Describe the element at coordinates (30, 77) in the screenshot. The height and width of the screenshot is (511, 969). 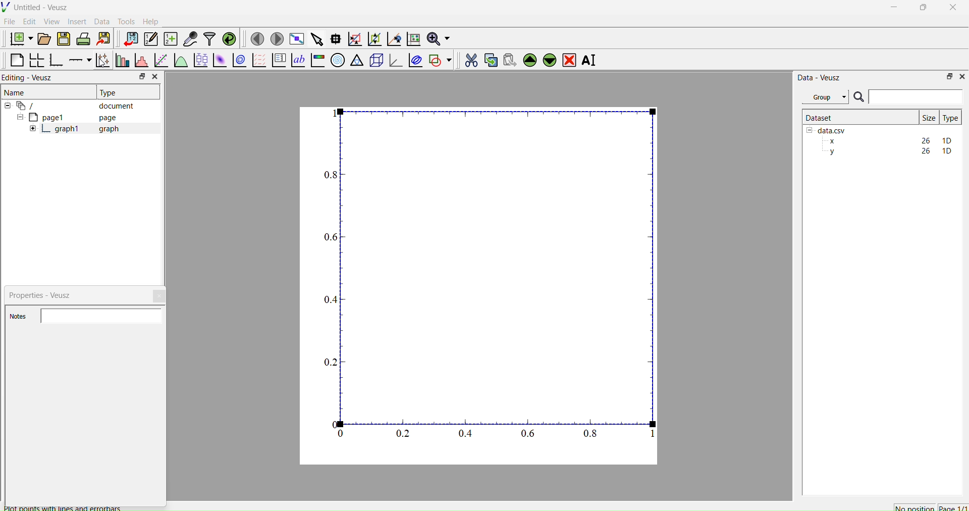
I see `Editing - Veusz` at that location.